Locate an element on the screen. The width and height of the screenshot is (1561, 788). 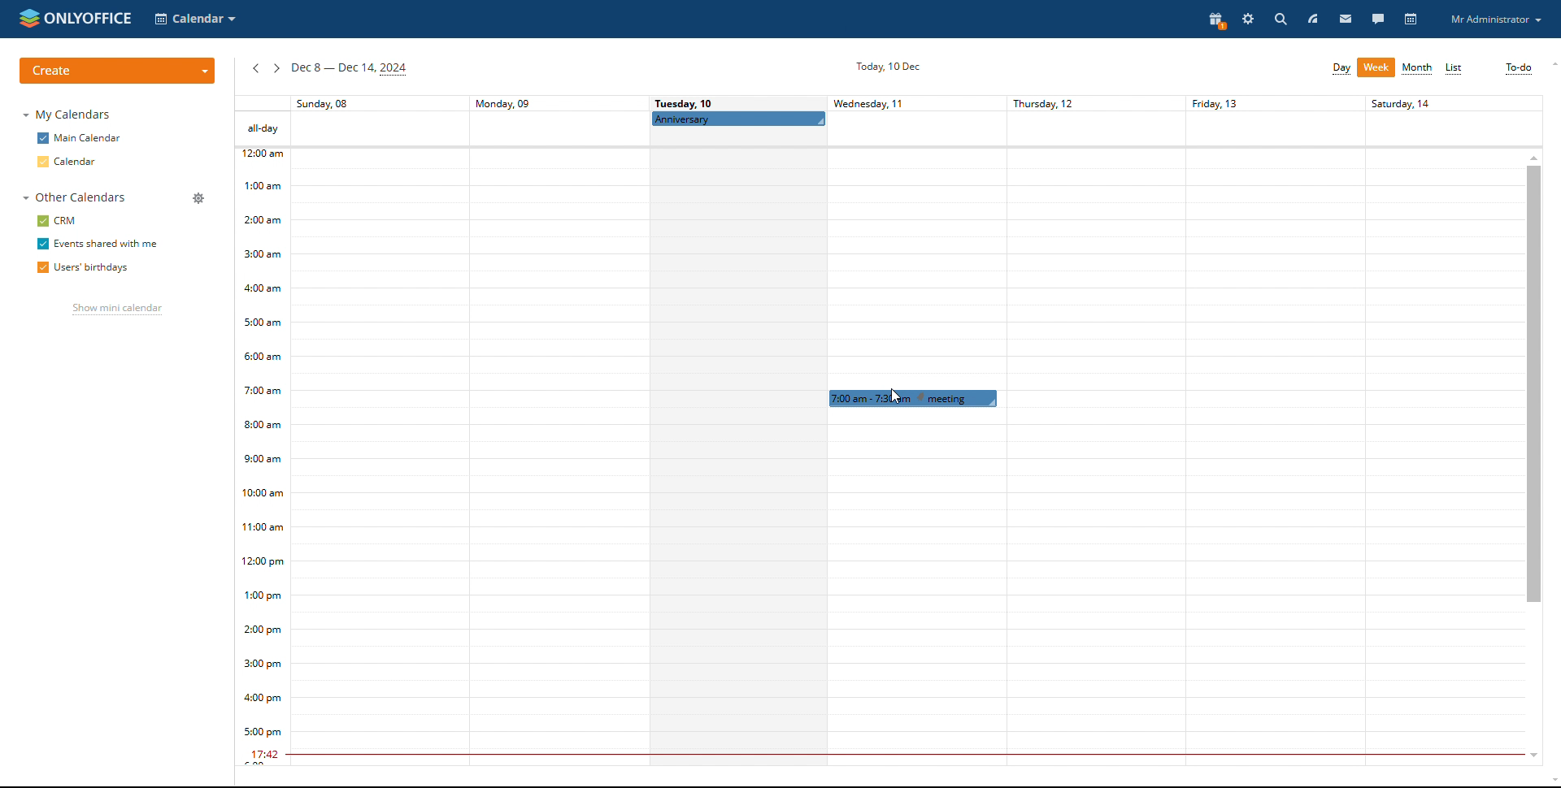
main calendar is located at coordinates (79, 138).